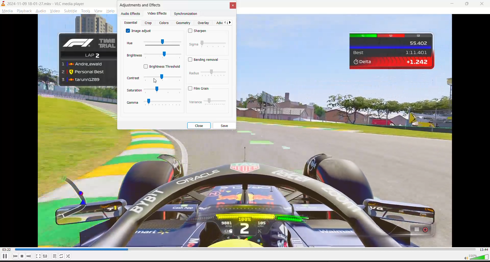 The image size is (490, 262). Describe the element at coordinates (16, 256) in the screenshot. I see `previous` at that location.